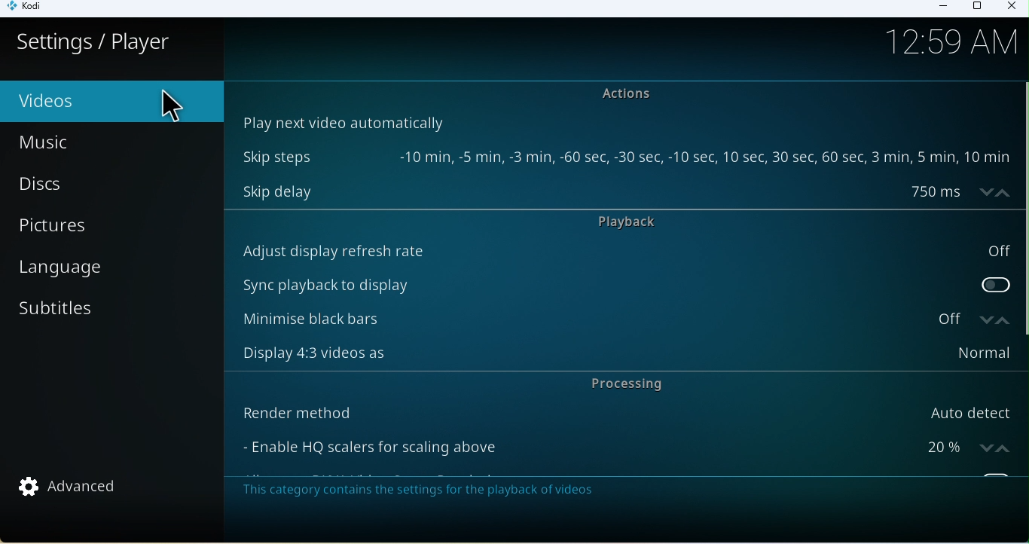 The width and height of the screenshot is (1029, 544). Describe the element at coordinates (991, 319) in the screenshot. I see `increase/decrease` at that location.